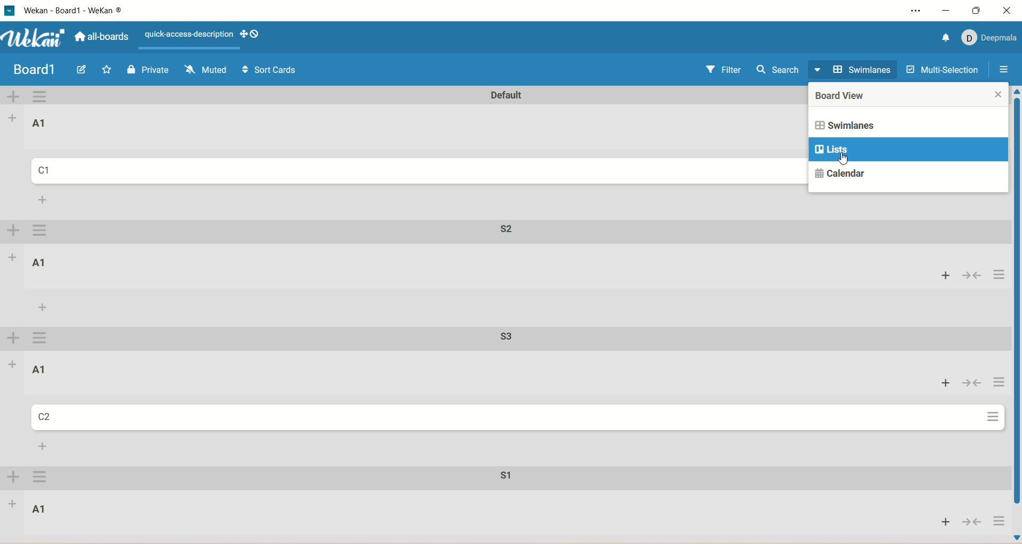  What do you see at coordinates (943, 37) in the screenshot?
I see `notification` at bounding box center [943, 37].